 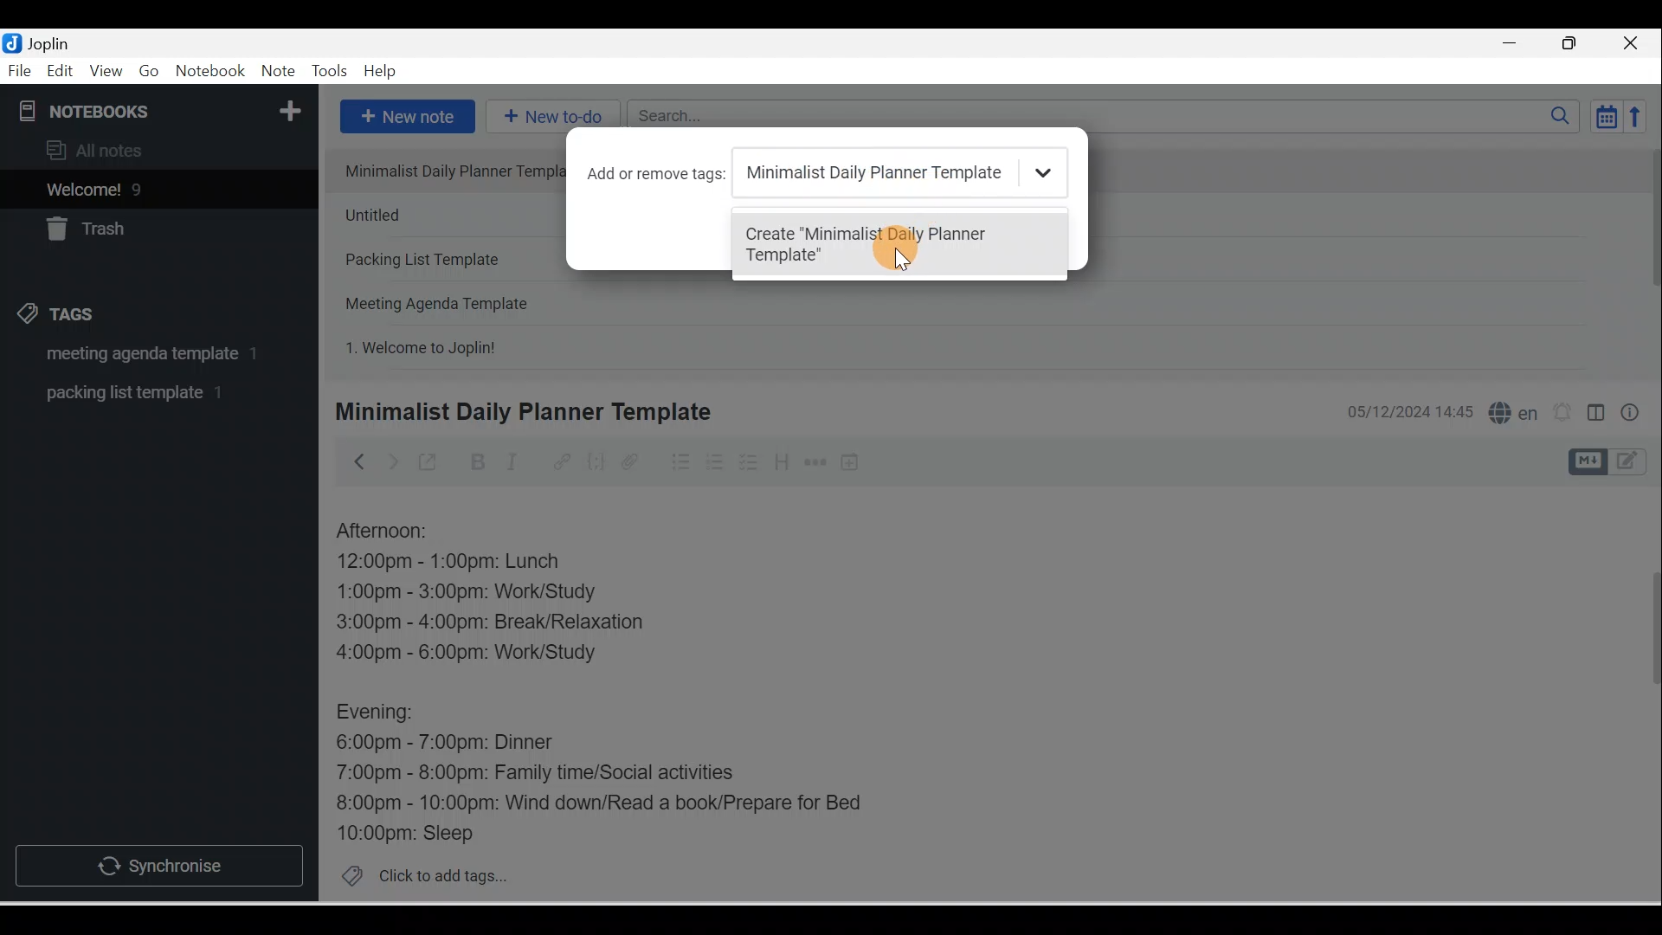 What do you see at coordinates (415, 832) in the screenshot?
I see `10:00pm: Sleep` at bounding box center [415, 832].